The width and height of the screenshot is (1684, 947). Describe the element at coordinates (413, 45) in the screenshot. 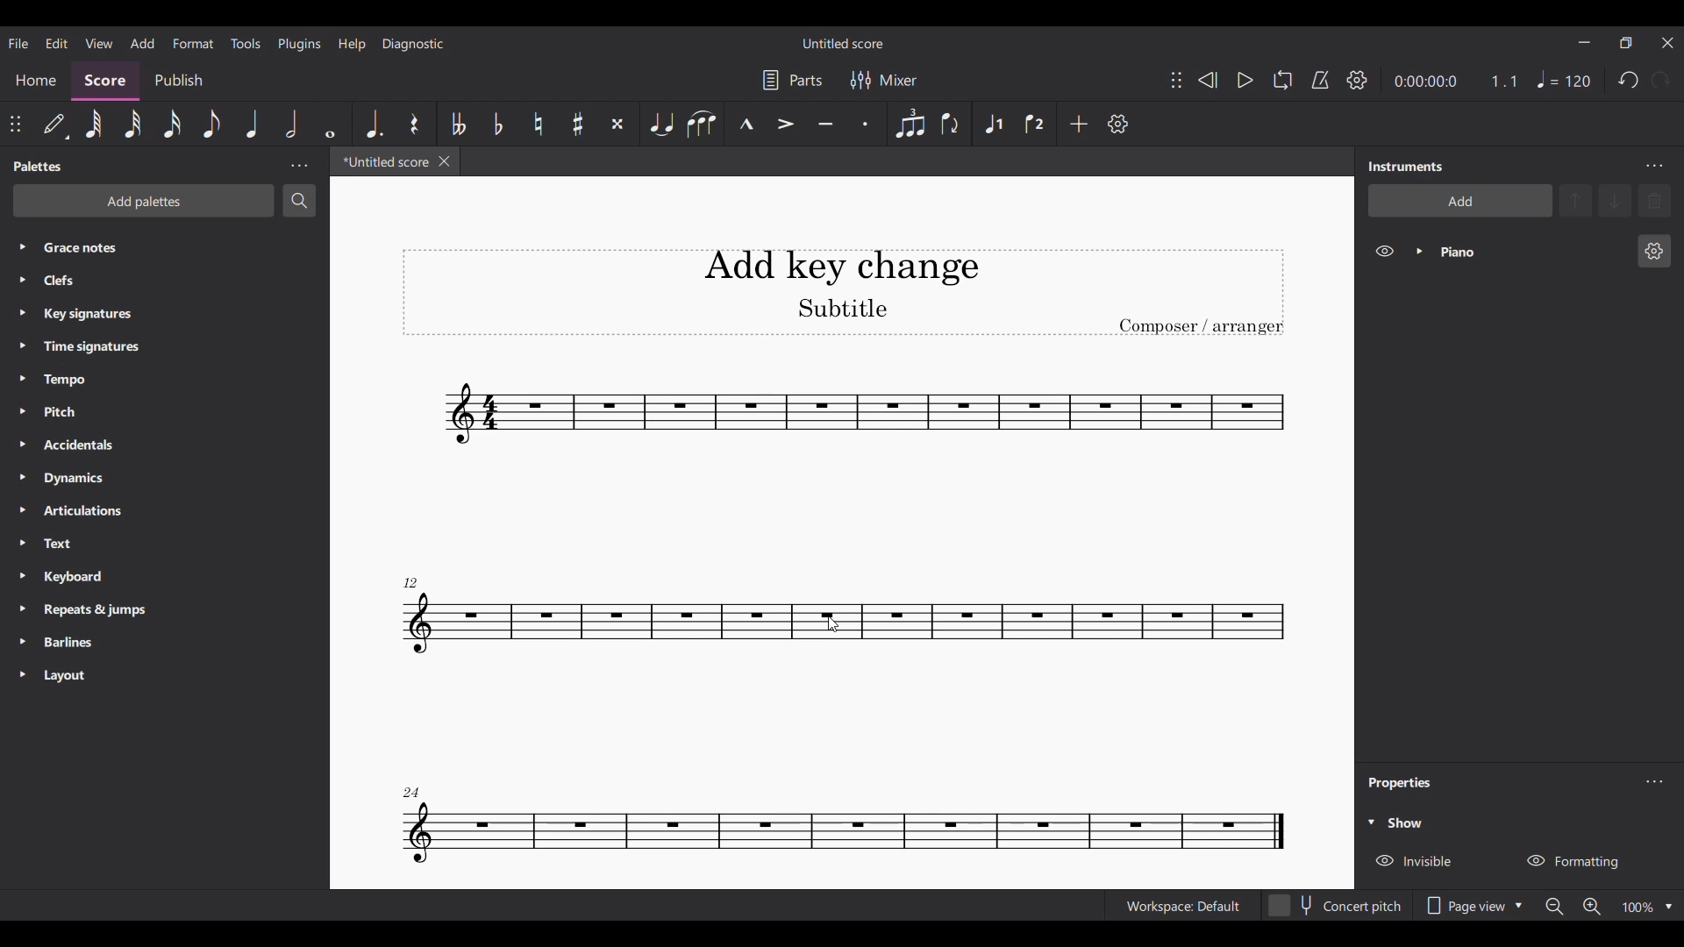

I see `Diagnostic menu` at that location.